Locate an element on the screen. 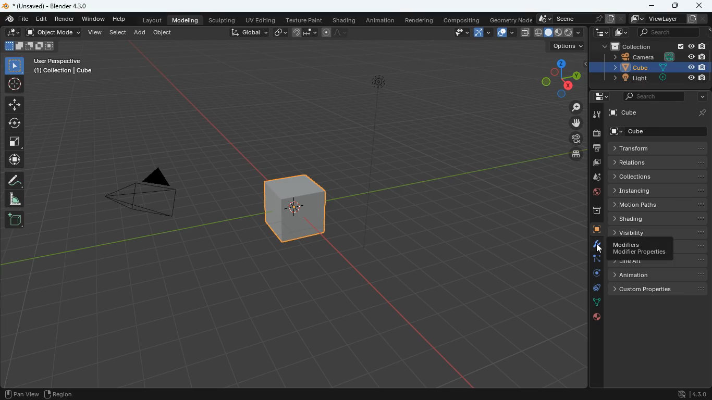 Image resolution: width=712 pixels, height=400 pixels. visibility is located at coordinates (659, 231).